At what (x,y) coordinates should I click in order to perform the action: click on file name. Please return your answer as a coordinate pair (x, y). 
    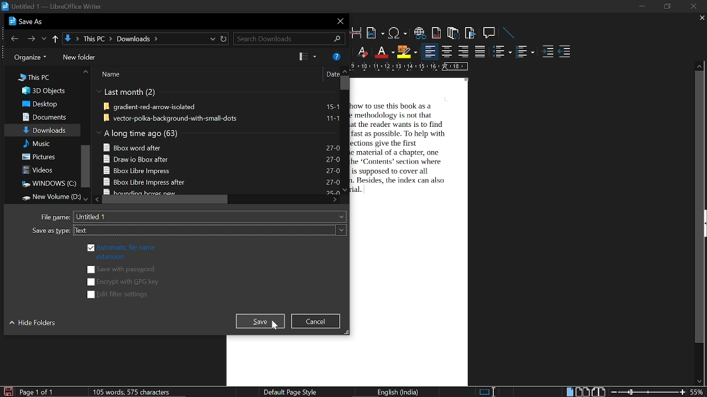
    Looking at the image, I should click on (212, 216).